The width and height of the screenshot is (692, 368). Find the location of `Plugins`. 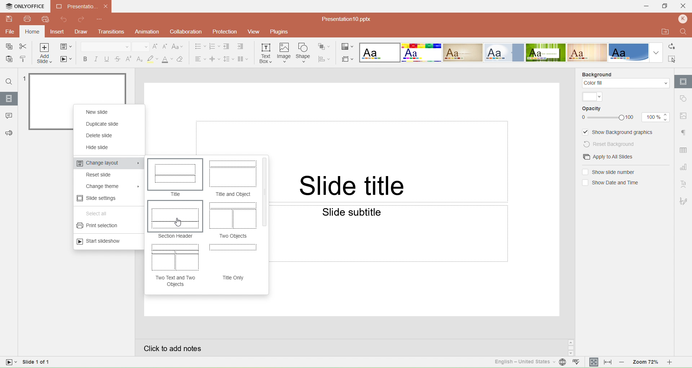

Plugins is located at coordinates (283, 32).